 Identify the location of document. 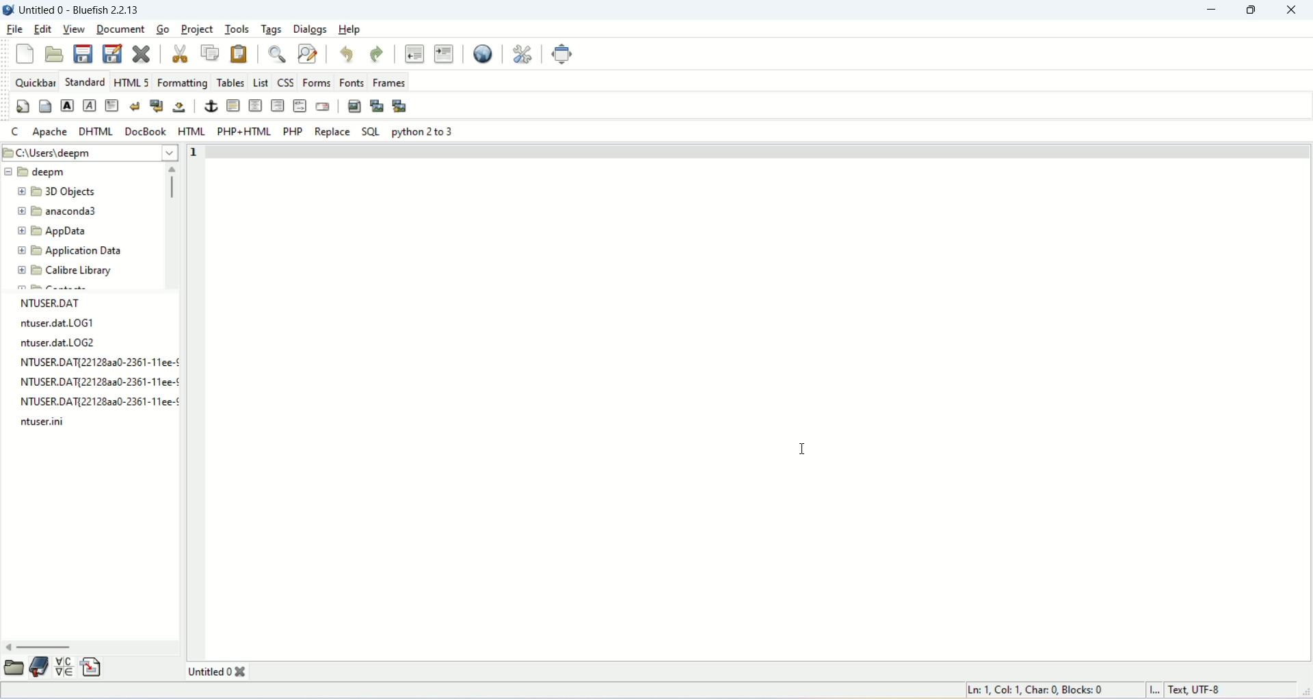
(121, 27).